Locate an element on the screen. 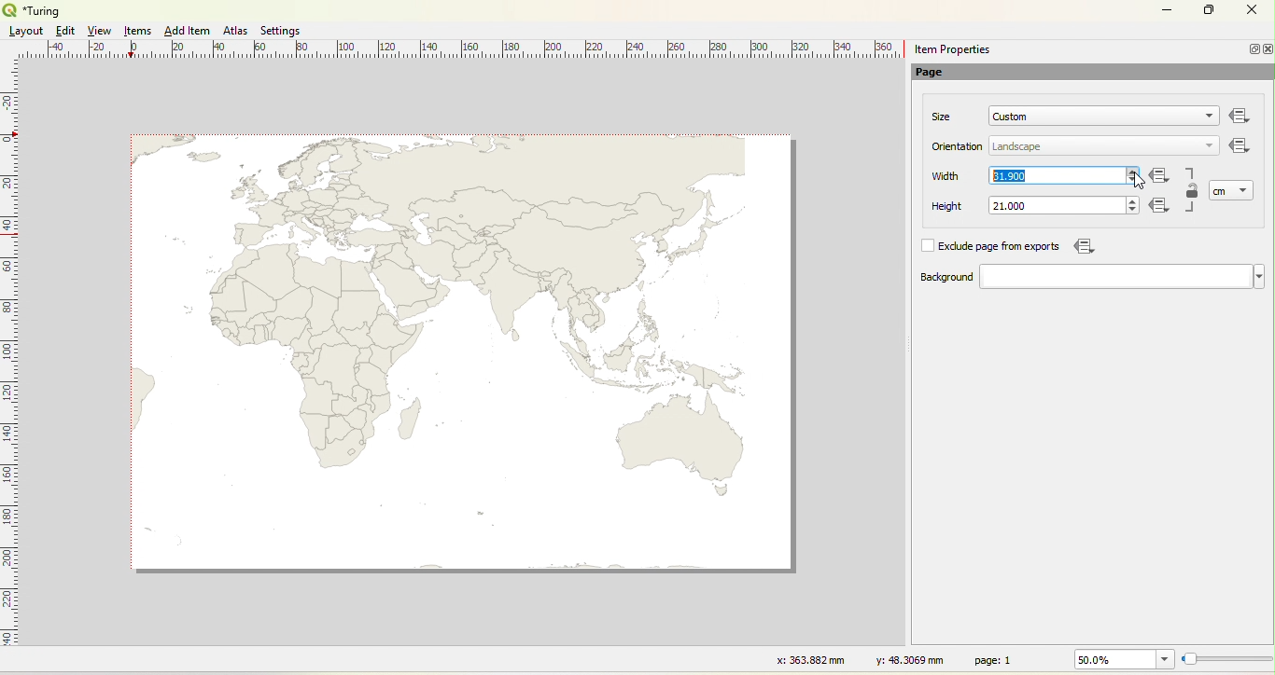  Resize is located at coordinates (1227, 660).